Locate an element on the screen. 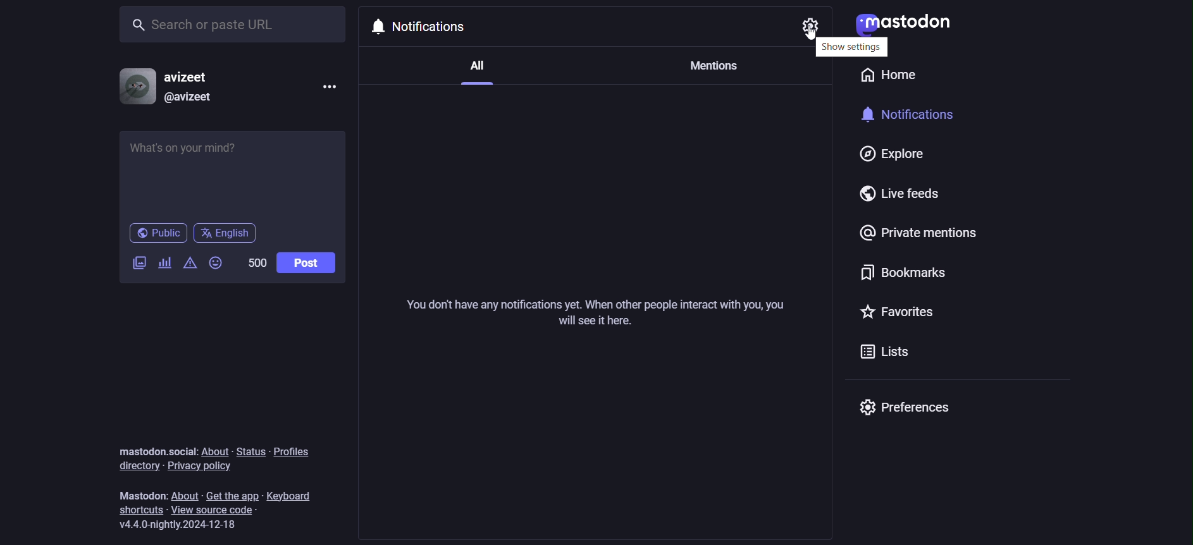 The width and height of the screenshot is (1193, 545). mastodon is located at coordinates (144, 494).